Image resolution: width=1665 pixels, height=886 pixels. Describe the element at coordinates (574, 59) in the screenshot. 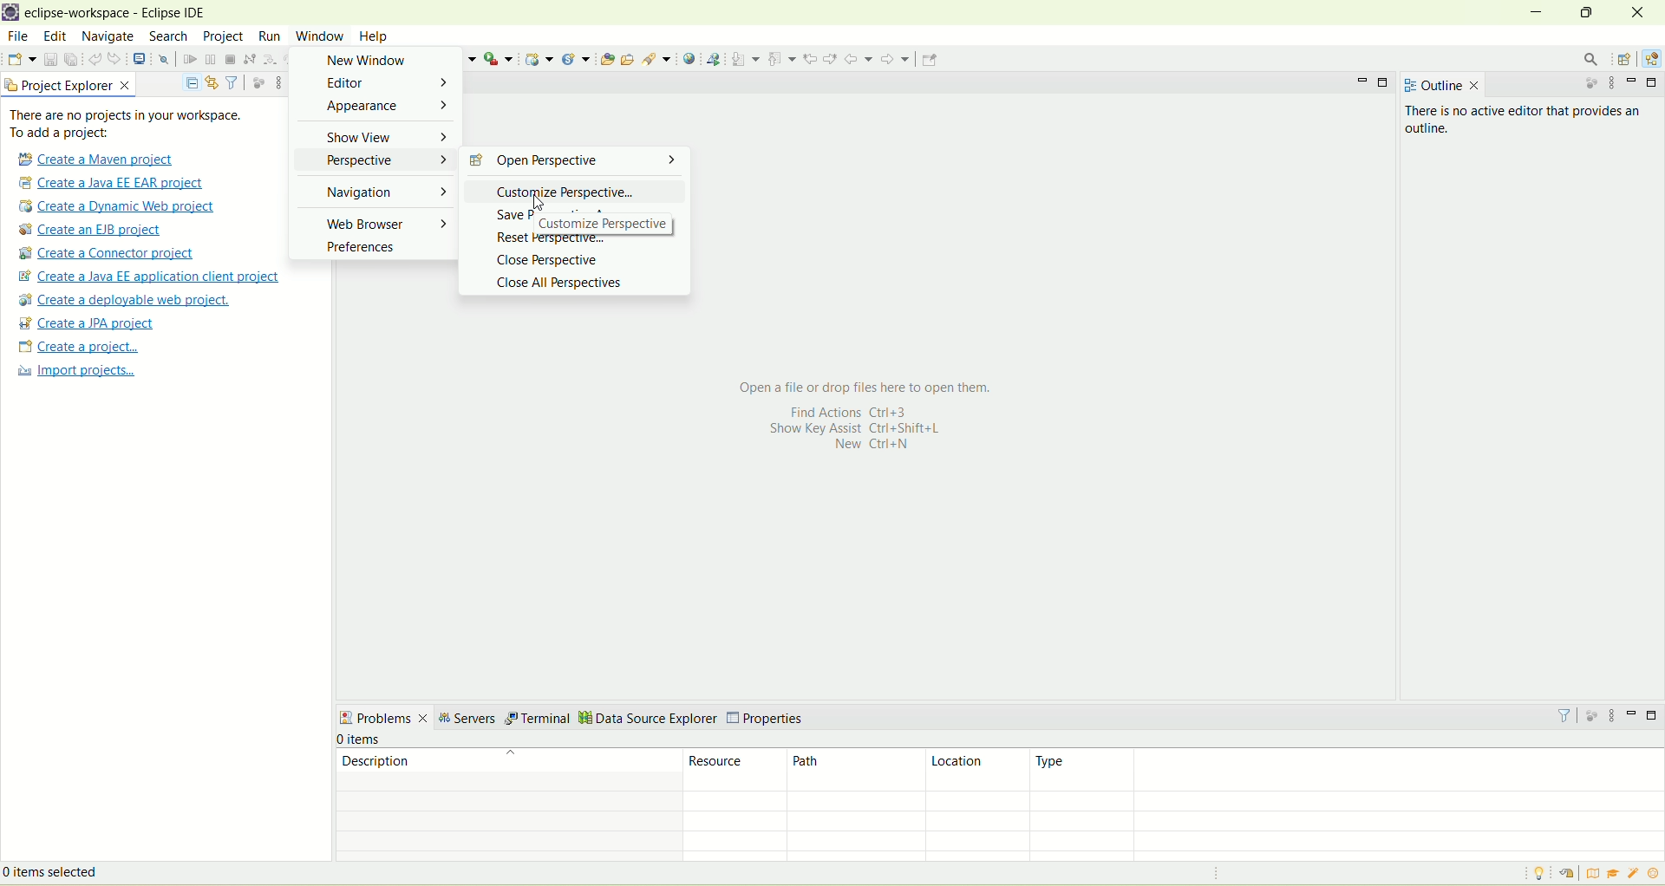

I see `create a new java servlet` at that location.